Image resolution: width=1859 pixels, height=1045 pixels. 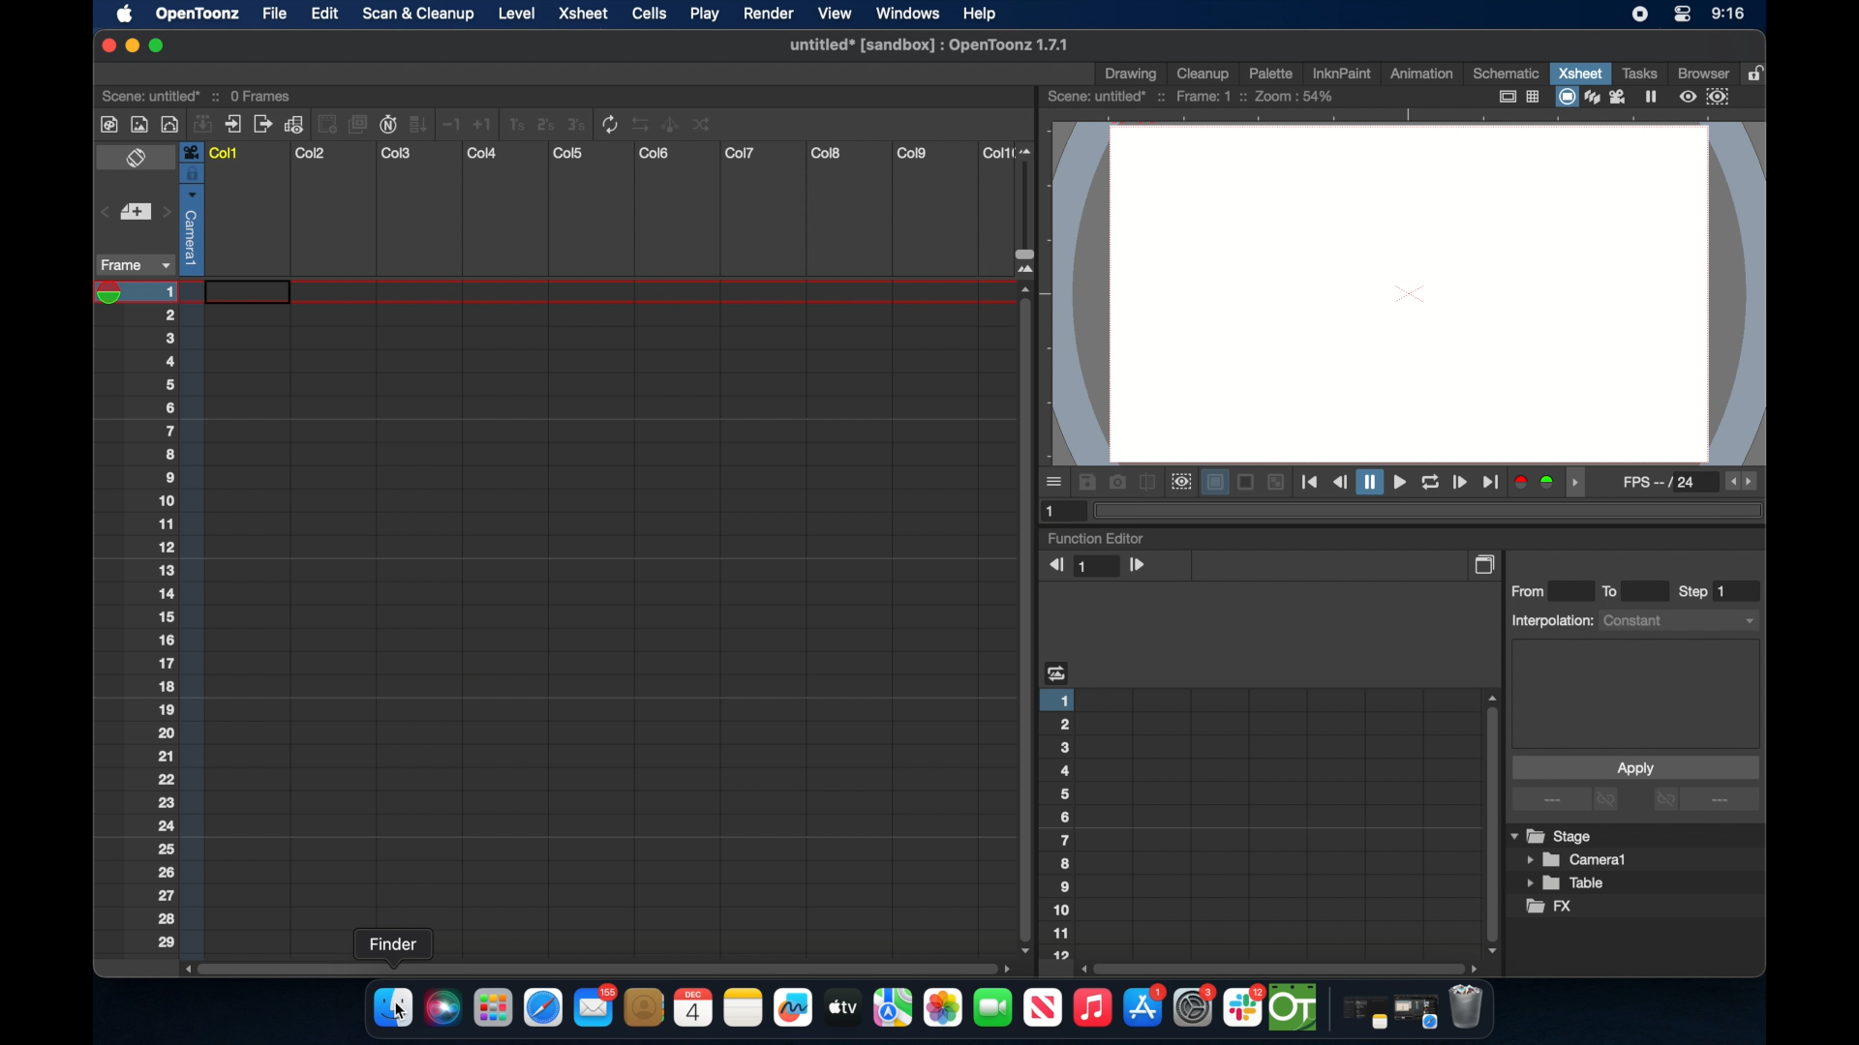 What do you see at coordinates (1117, 482) in the screenshot?
I see `snapshot` at bounding box center [1117, 482].